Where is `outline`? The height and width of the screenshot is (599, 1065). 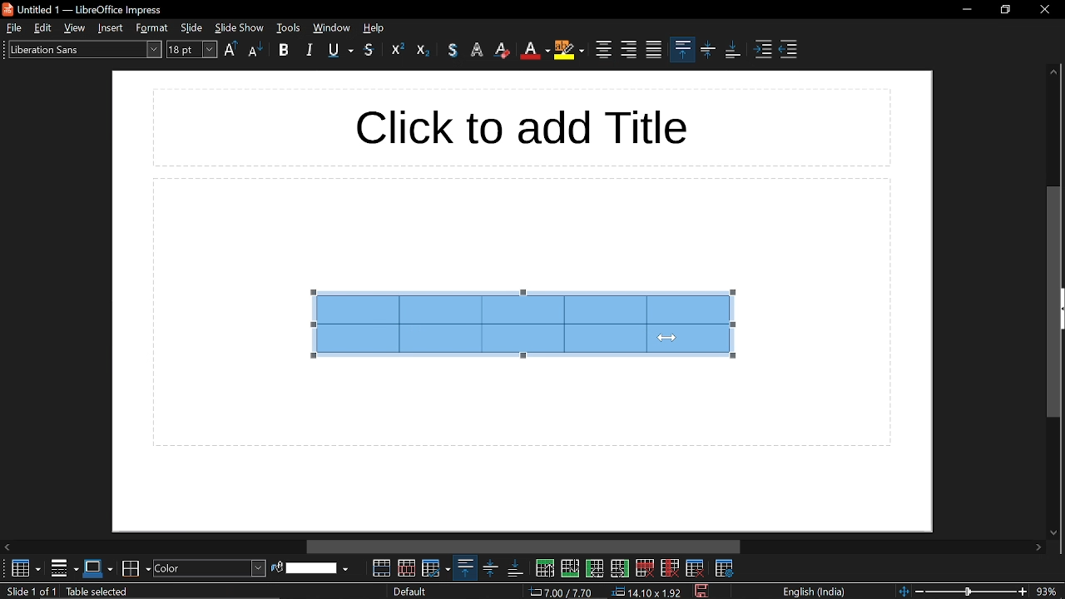
outline is located at coordinates (398, 49).